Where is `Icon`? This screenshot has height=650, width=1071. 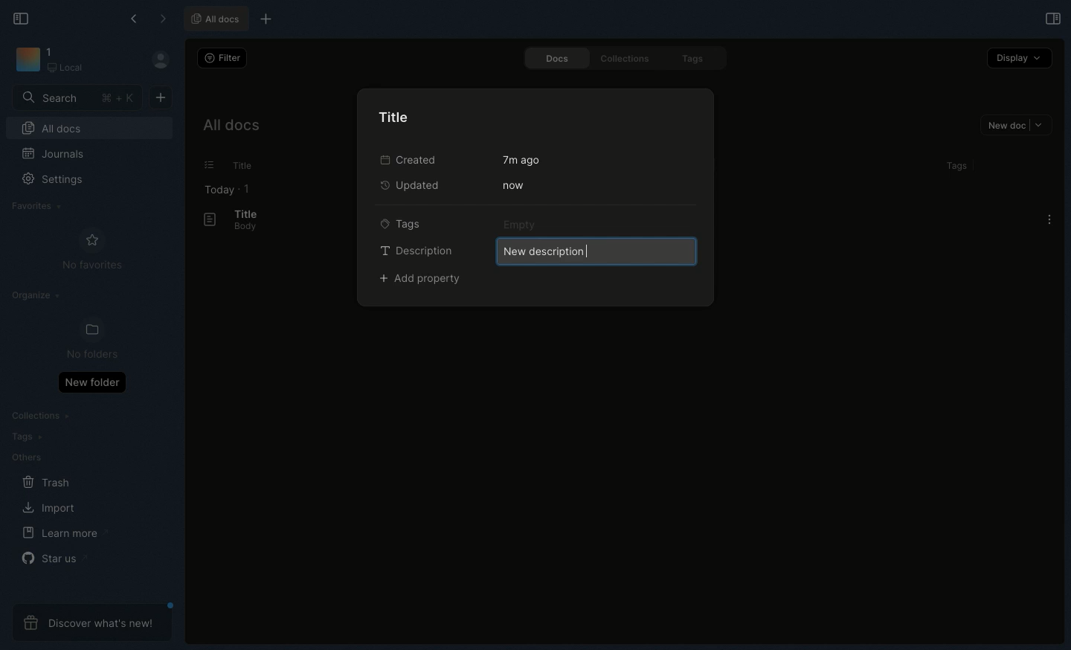 Icon is located at coordinates (27, 60).